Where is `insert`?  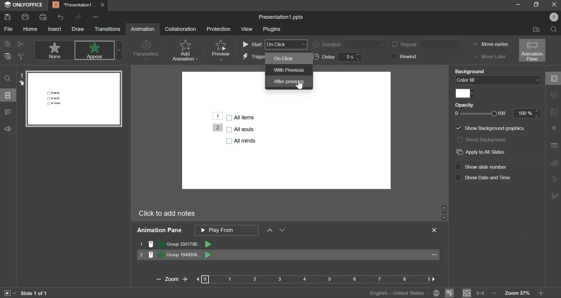 insert is located at coordinates (54, 29).